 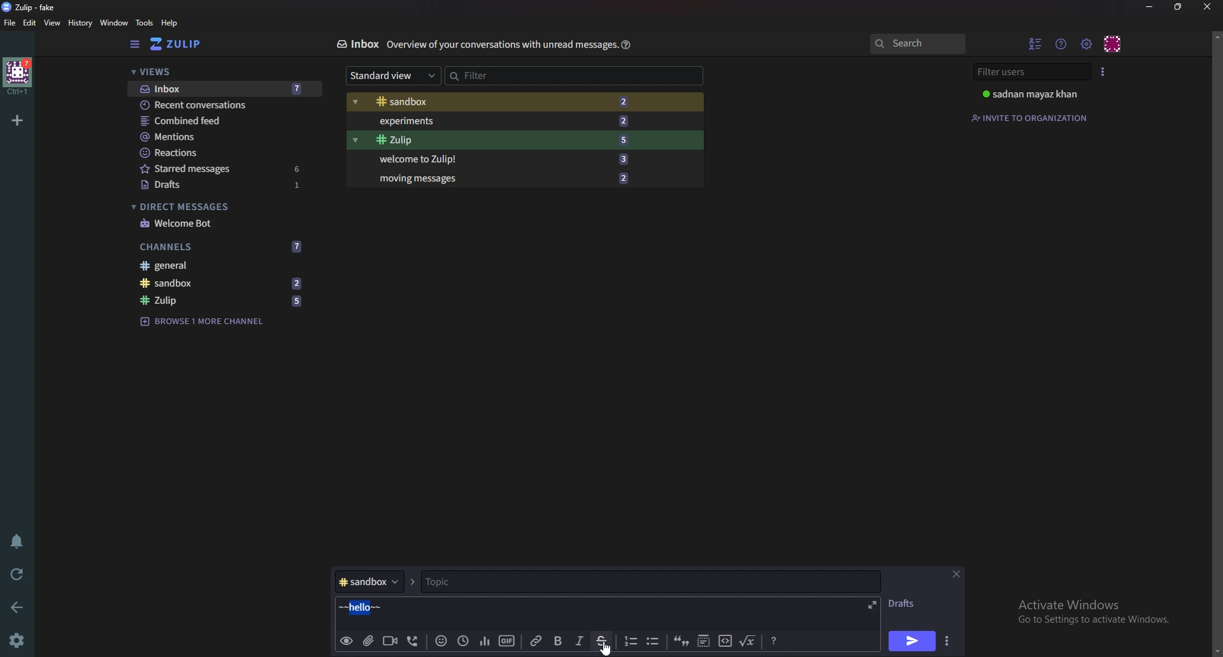 What do you see at coordinates (137, 43) in the screenshot?
I see `Hide sidebar` at bounding box center [137, 43].